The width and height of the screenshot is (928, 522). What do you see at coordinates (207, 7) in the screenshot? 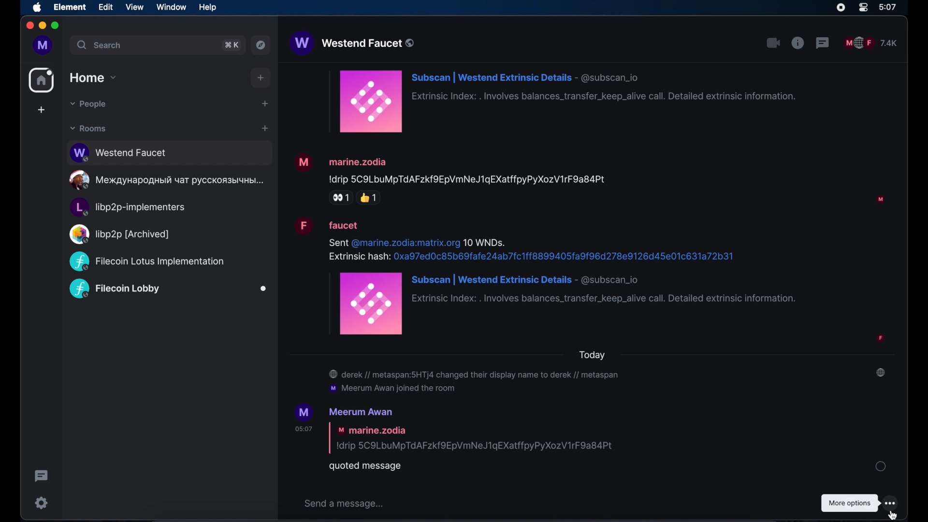
I see `help` at bounding box center [207, 7].